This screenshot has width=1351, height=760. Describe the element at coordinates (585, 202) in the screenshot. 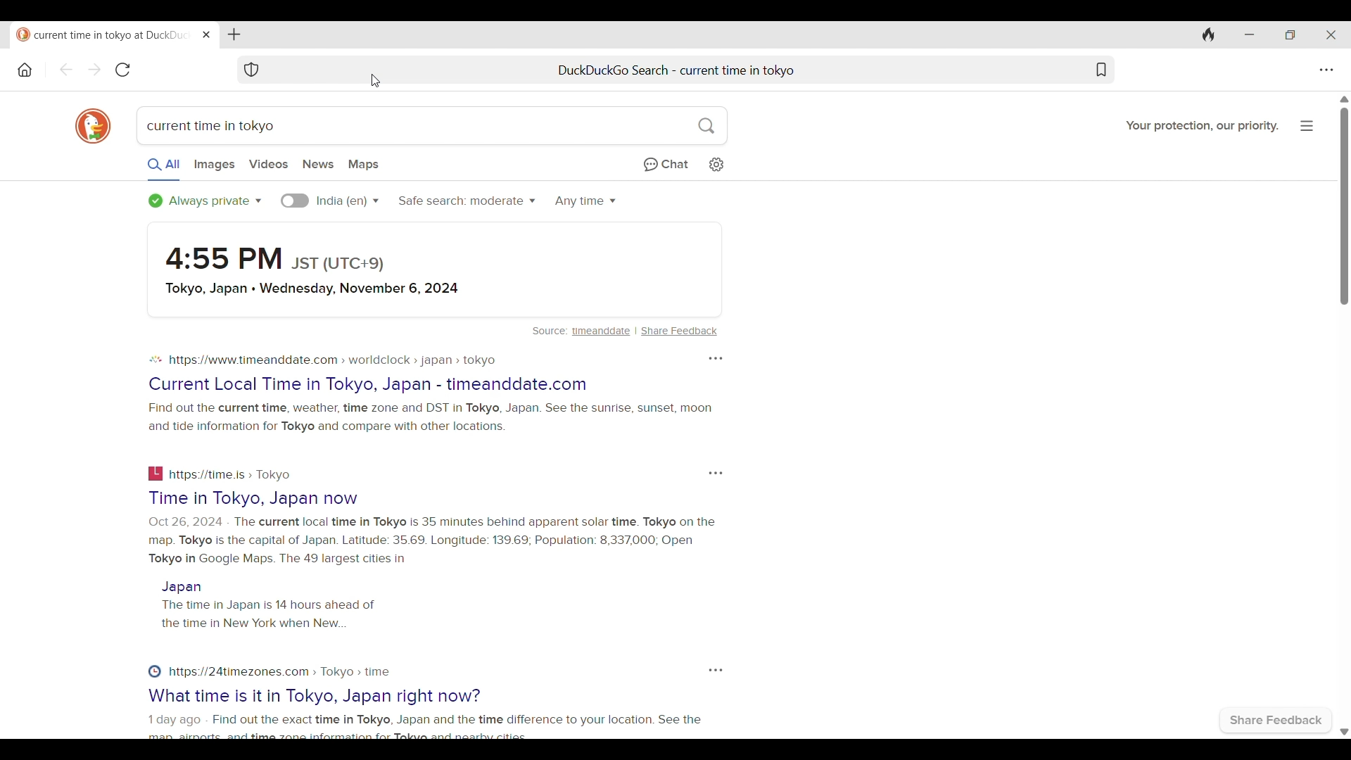

I see `Search specific to time` at that location.